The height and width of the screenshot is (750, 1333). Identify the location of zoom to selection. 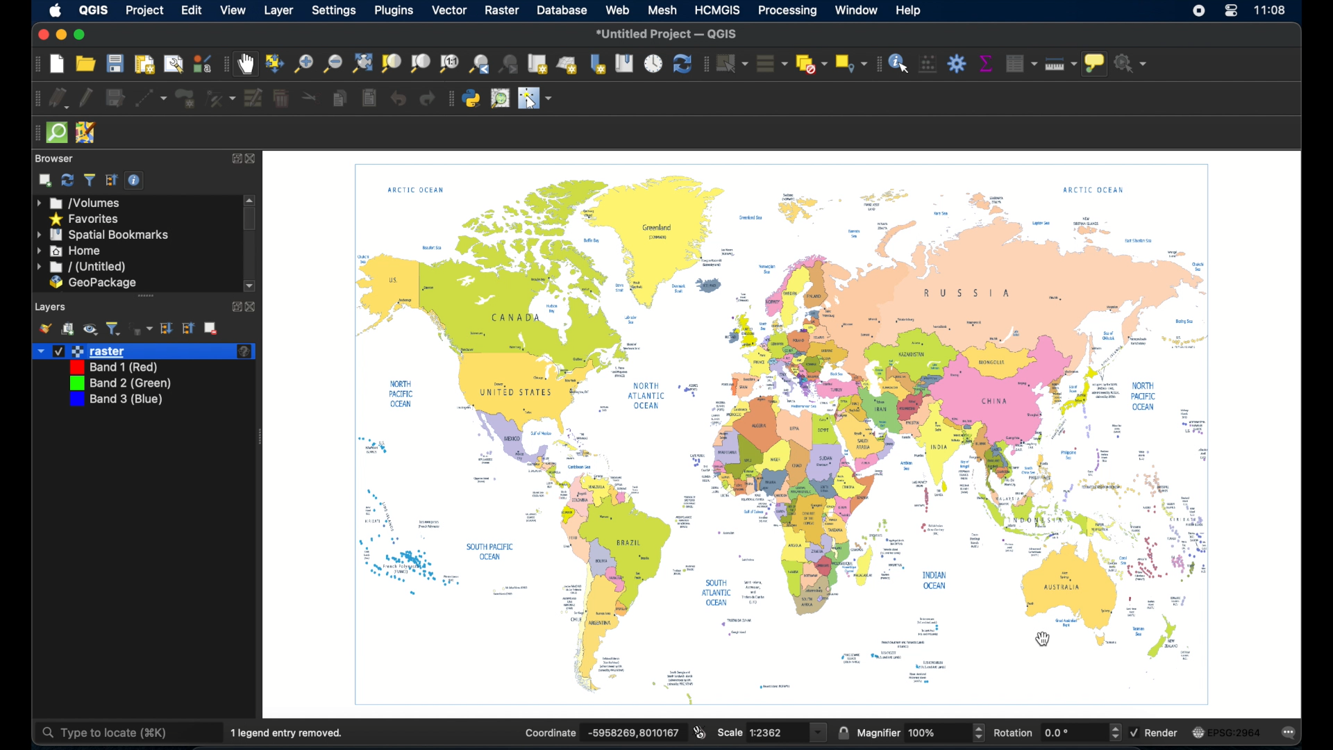
(391, 63).